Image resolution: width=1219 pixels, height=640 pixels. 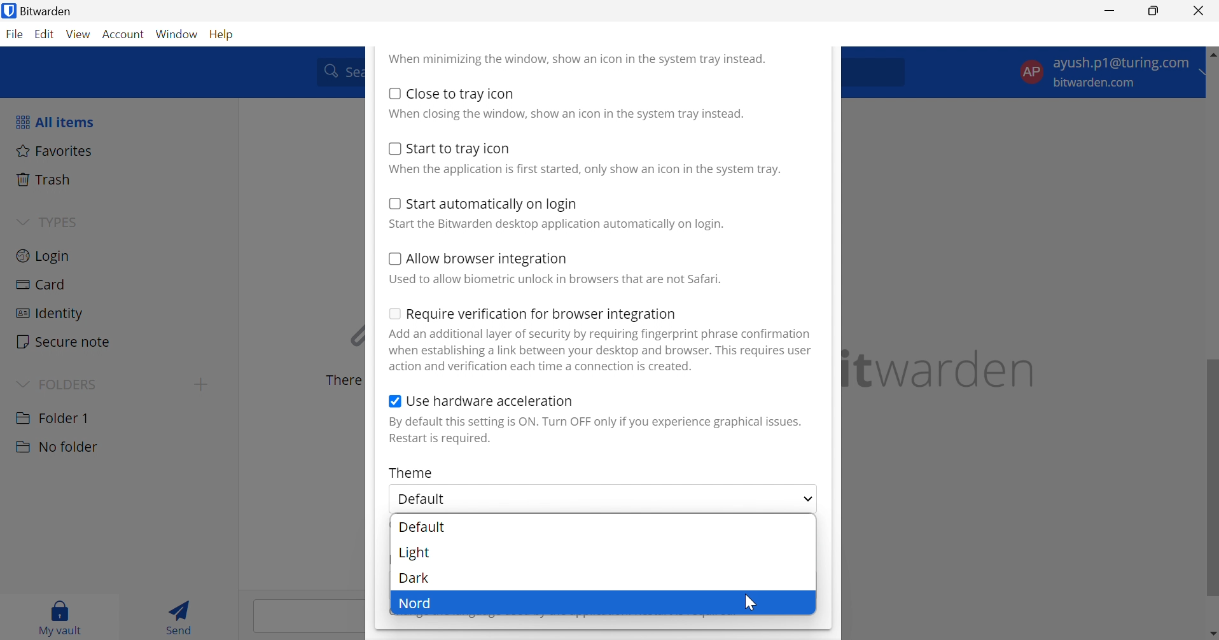 I want to click on Used to allow biometric unlock in browsers that are not Safari, so click(x=555, y=279).